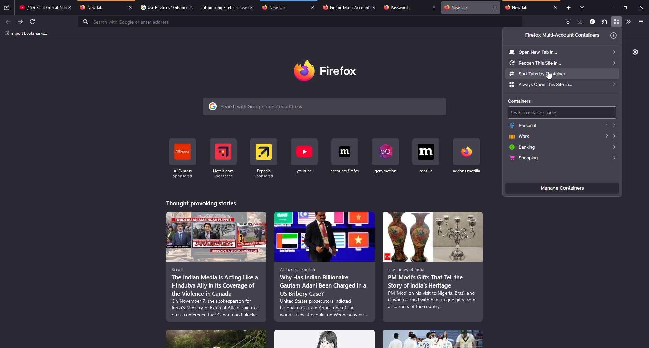  I want to click on close, so click(495, 7).